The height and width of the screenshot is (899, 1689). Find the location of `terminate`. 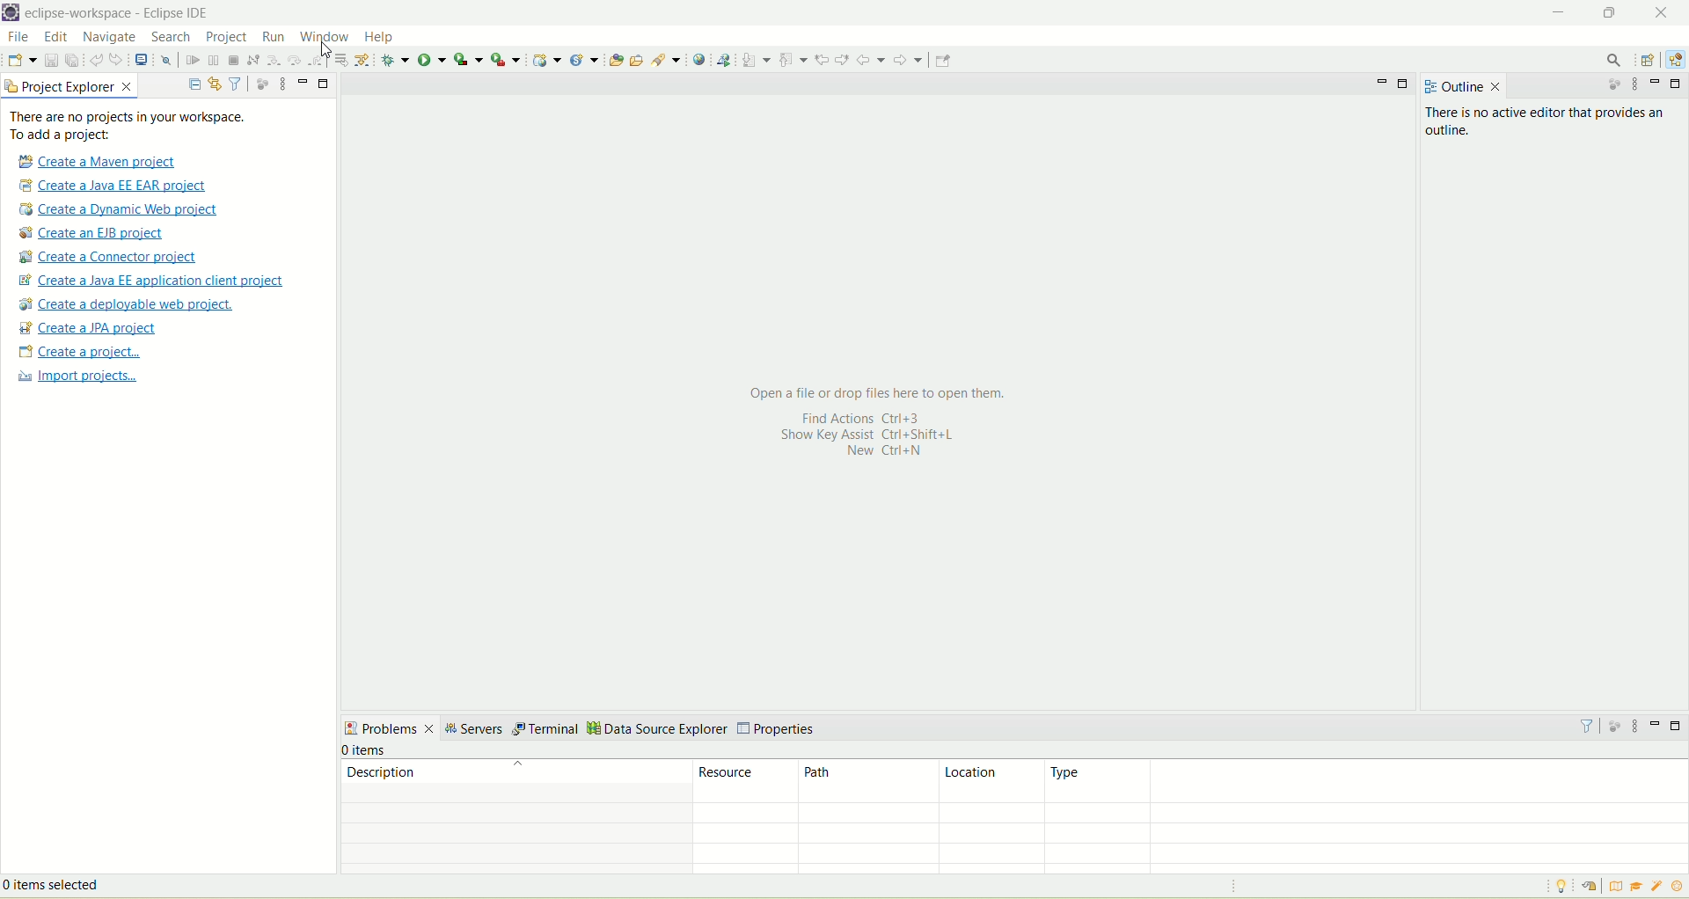

terminate is located at coordinates (233, 61).